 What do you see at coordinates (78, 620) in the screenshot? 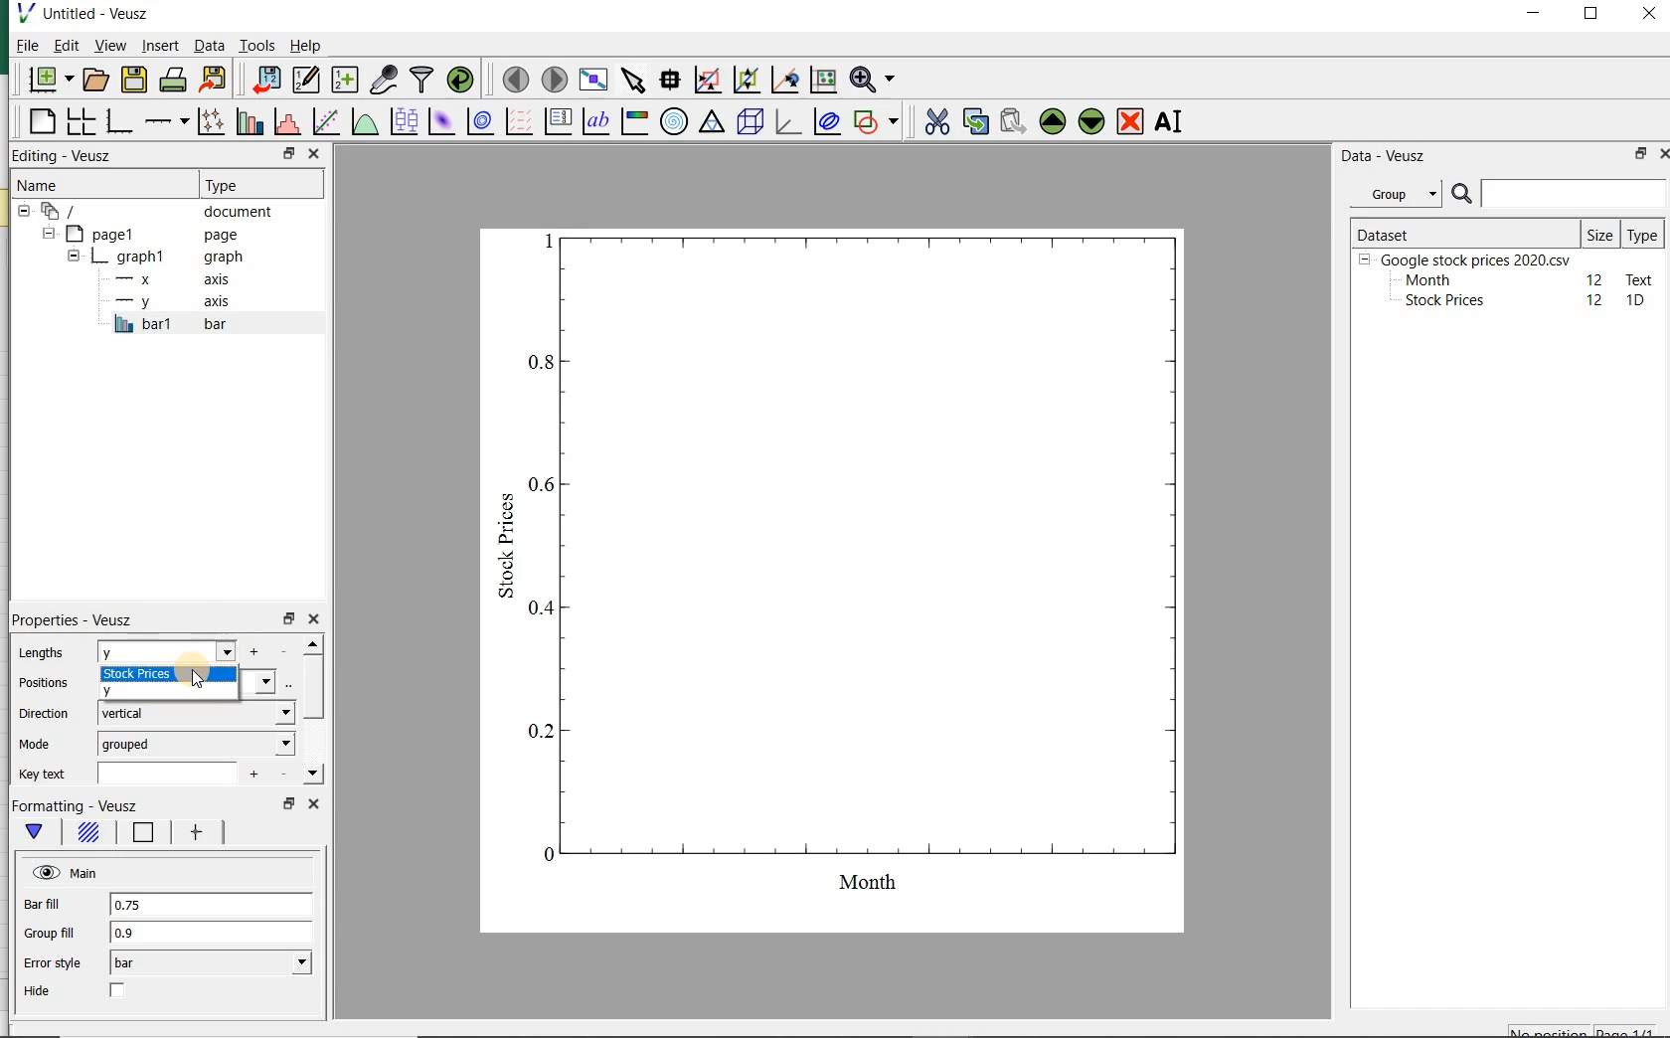
I see `Properties - Veusz` at bounding box center [78, 620].